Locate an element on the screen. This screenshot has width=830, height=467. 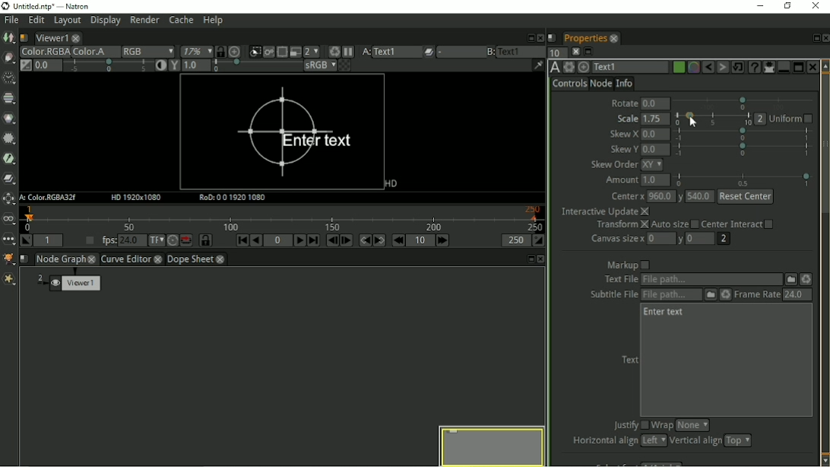
Previous frame is located at coordinates (332, 241).